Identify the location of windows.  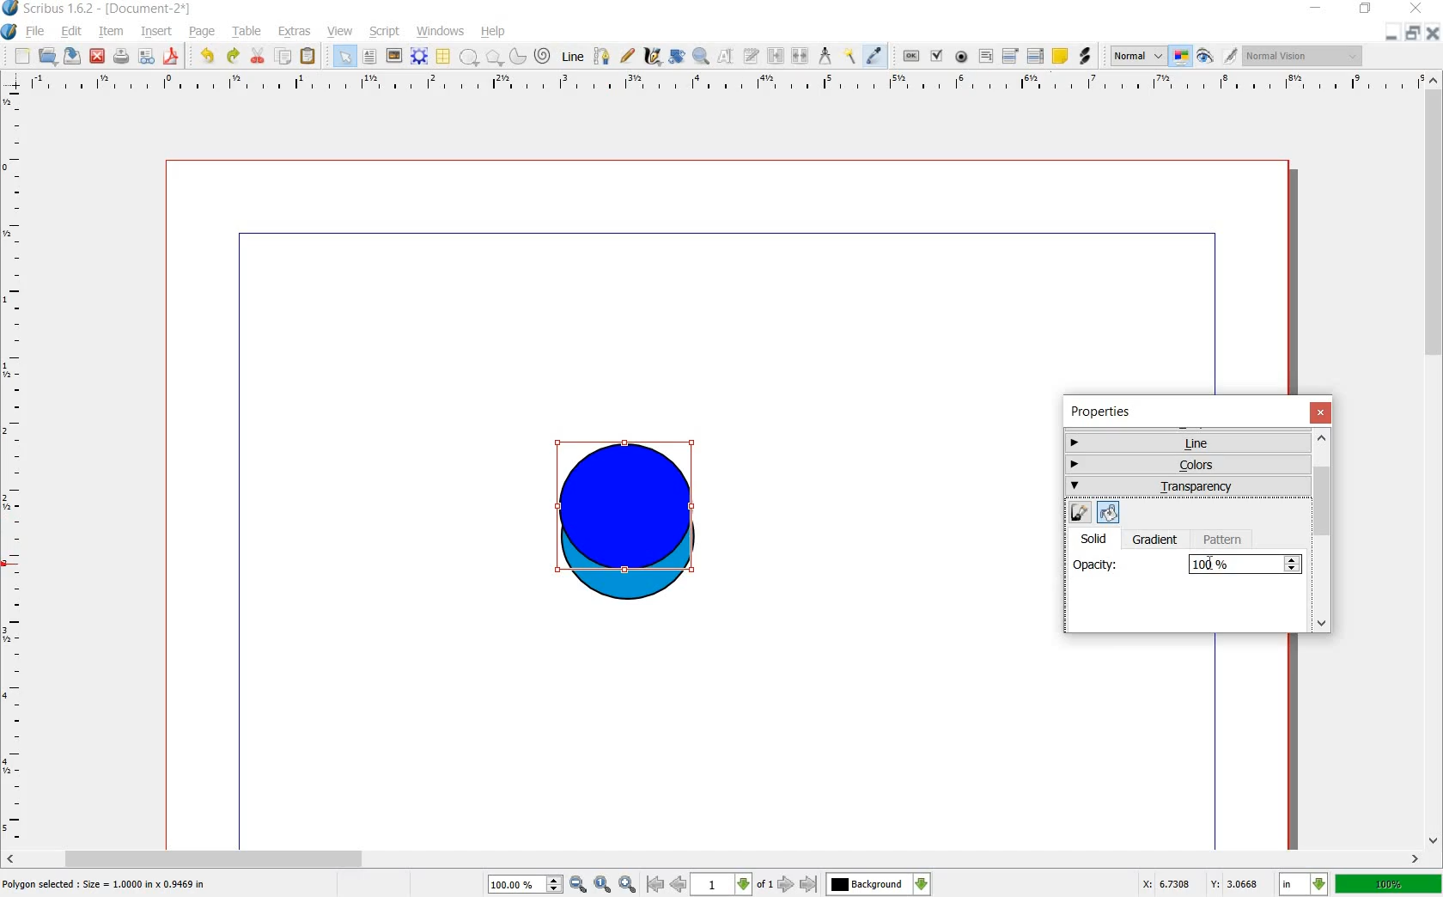
(440, 32).